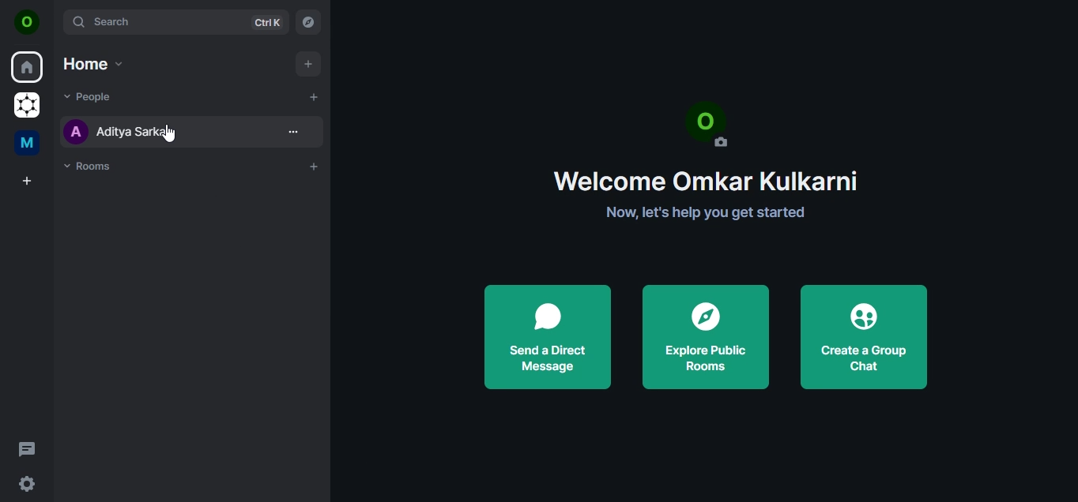 The image size is (1078, 502). Describe the element at coordinates (179, 22) in the screenshot. I see `search ` at that location.